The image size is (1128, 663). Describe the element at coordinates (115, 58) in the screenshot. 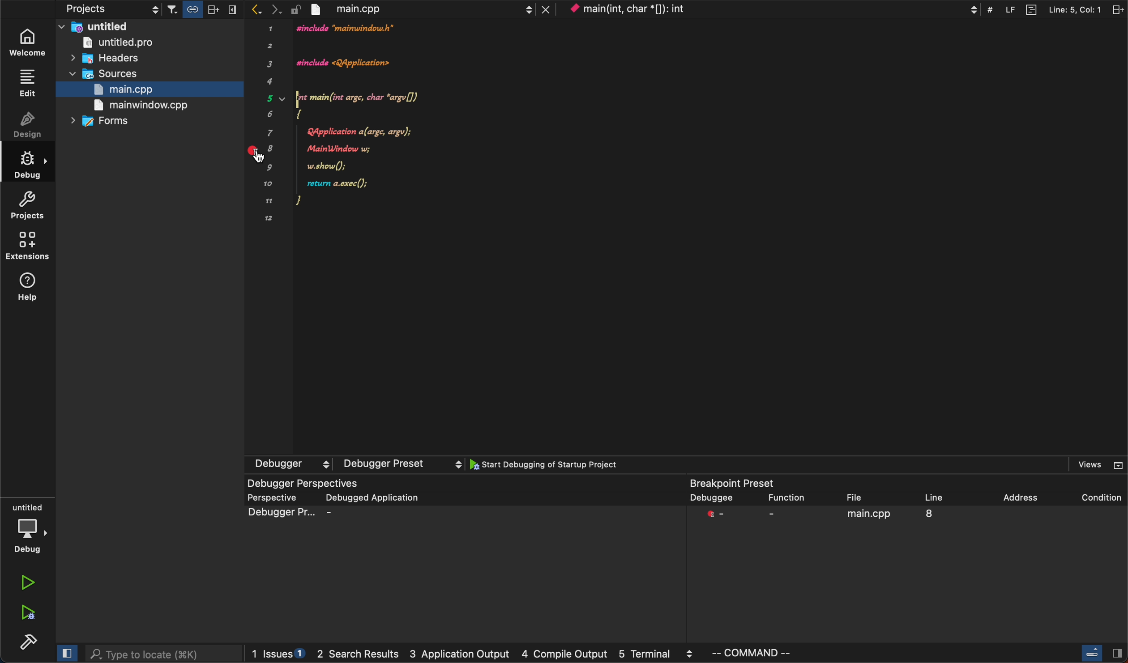

I see `headers` at that location.